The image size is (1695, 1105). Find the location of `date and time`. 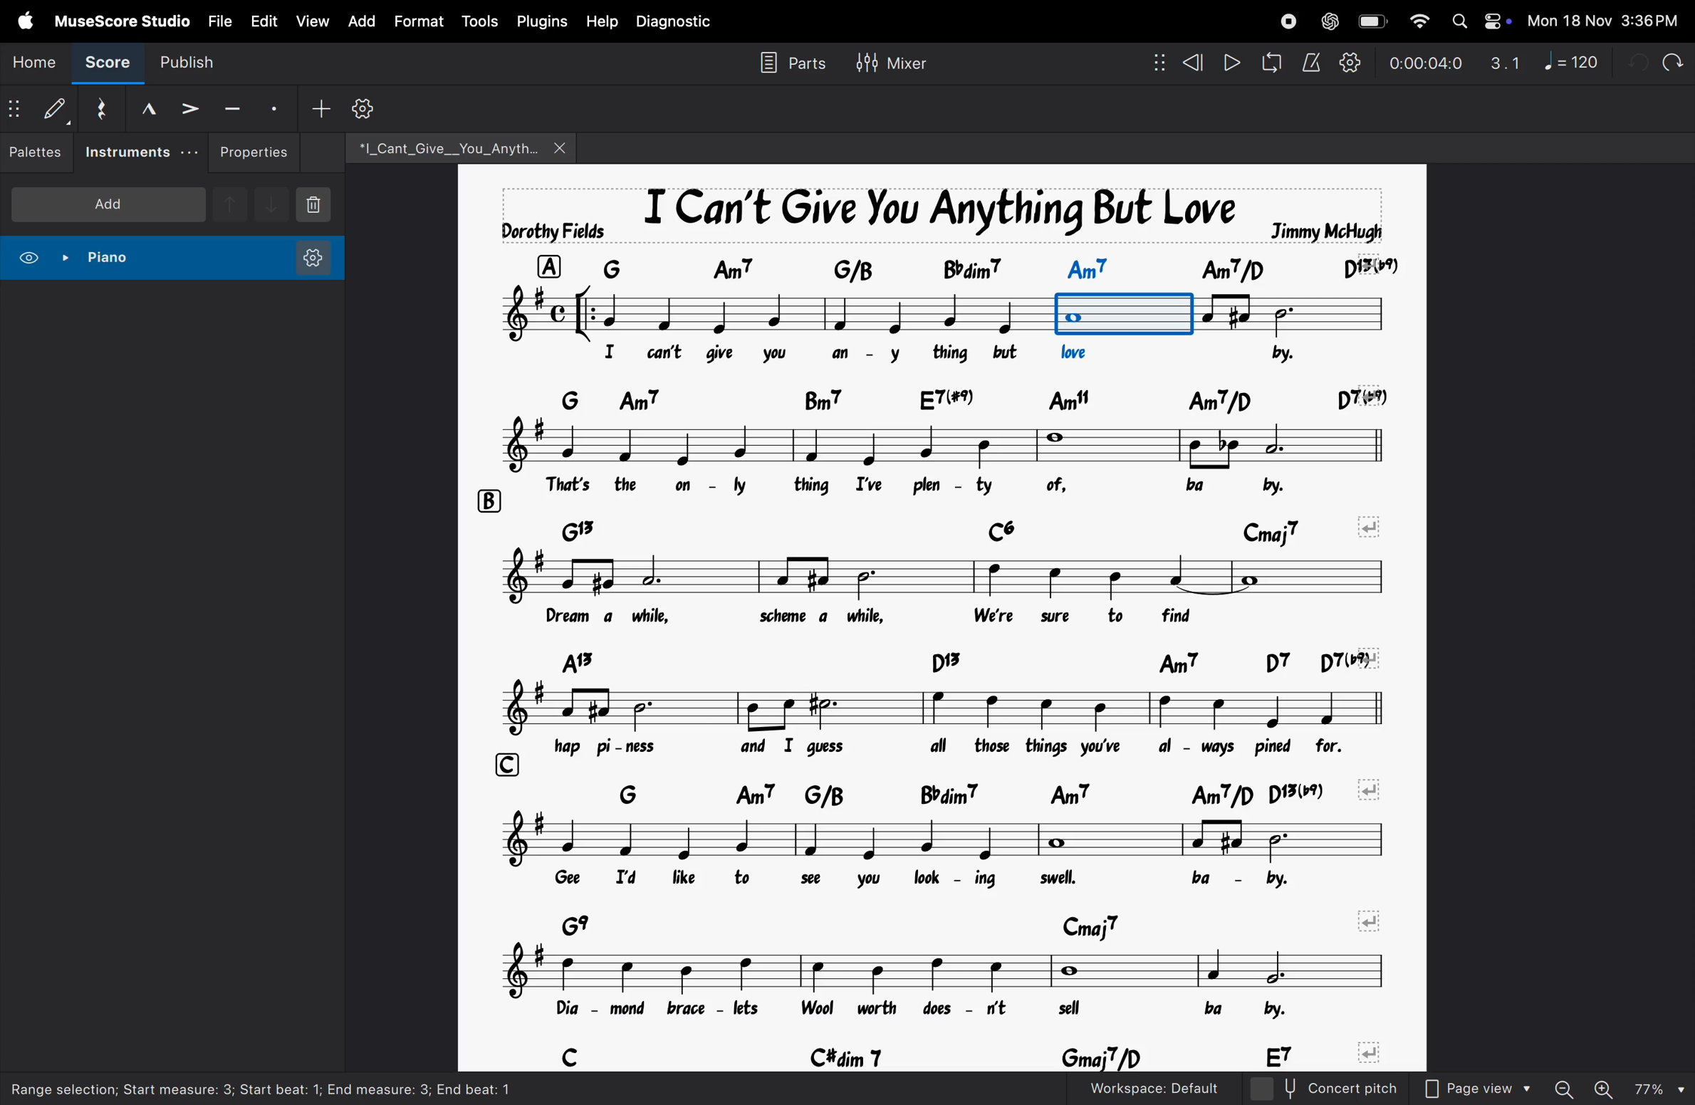

date and time is located at coordinates (1603, 21).